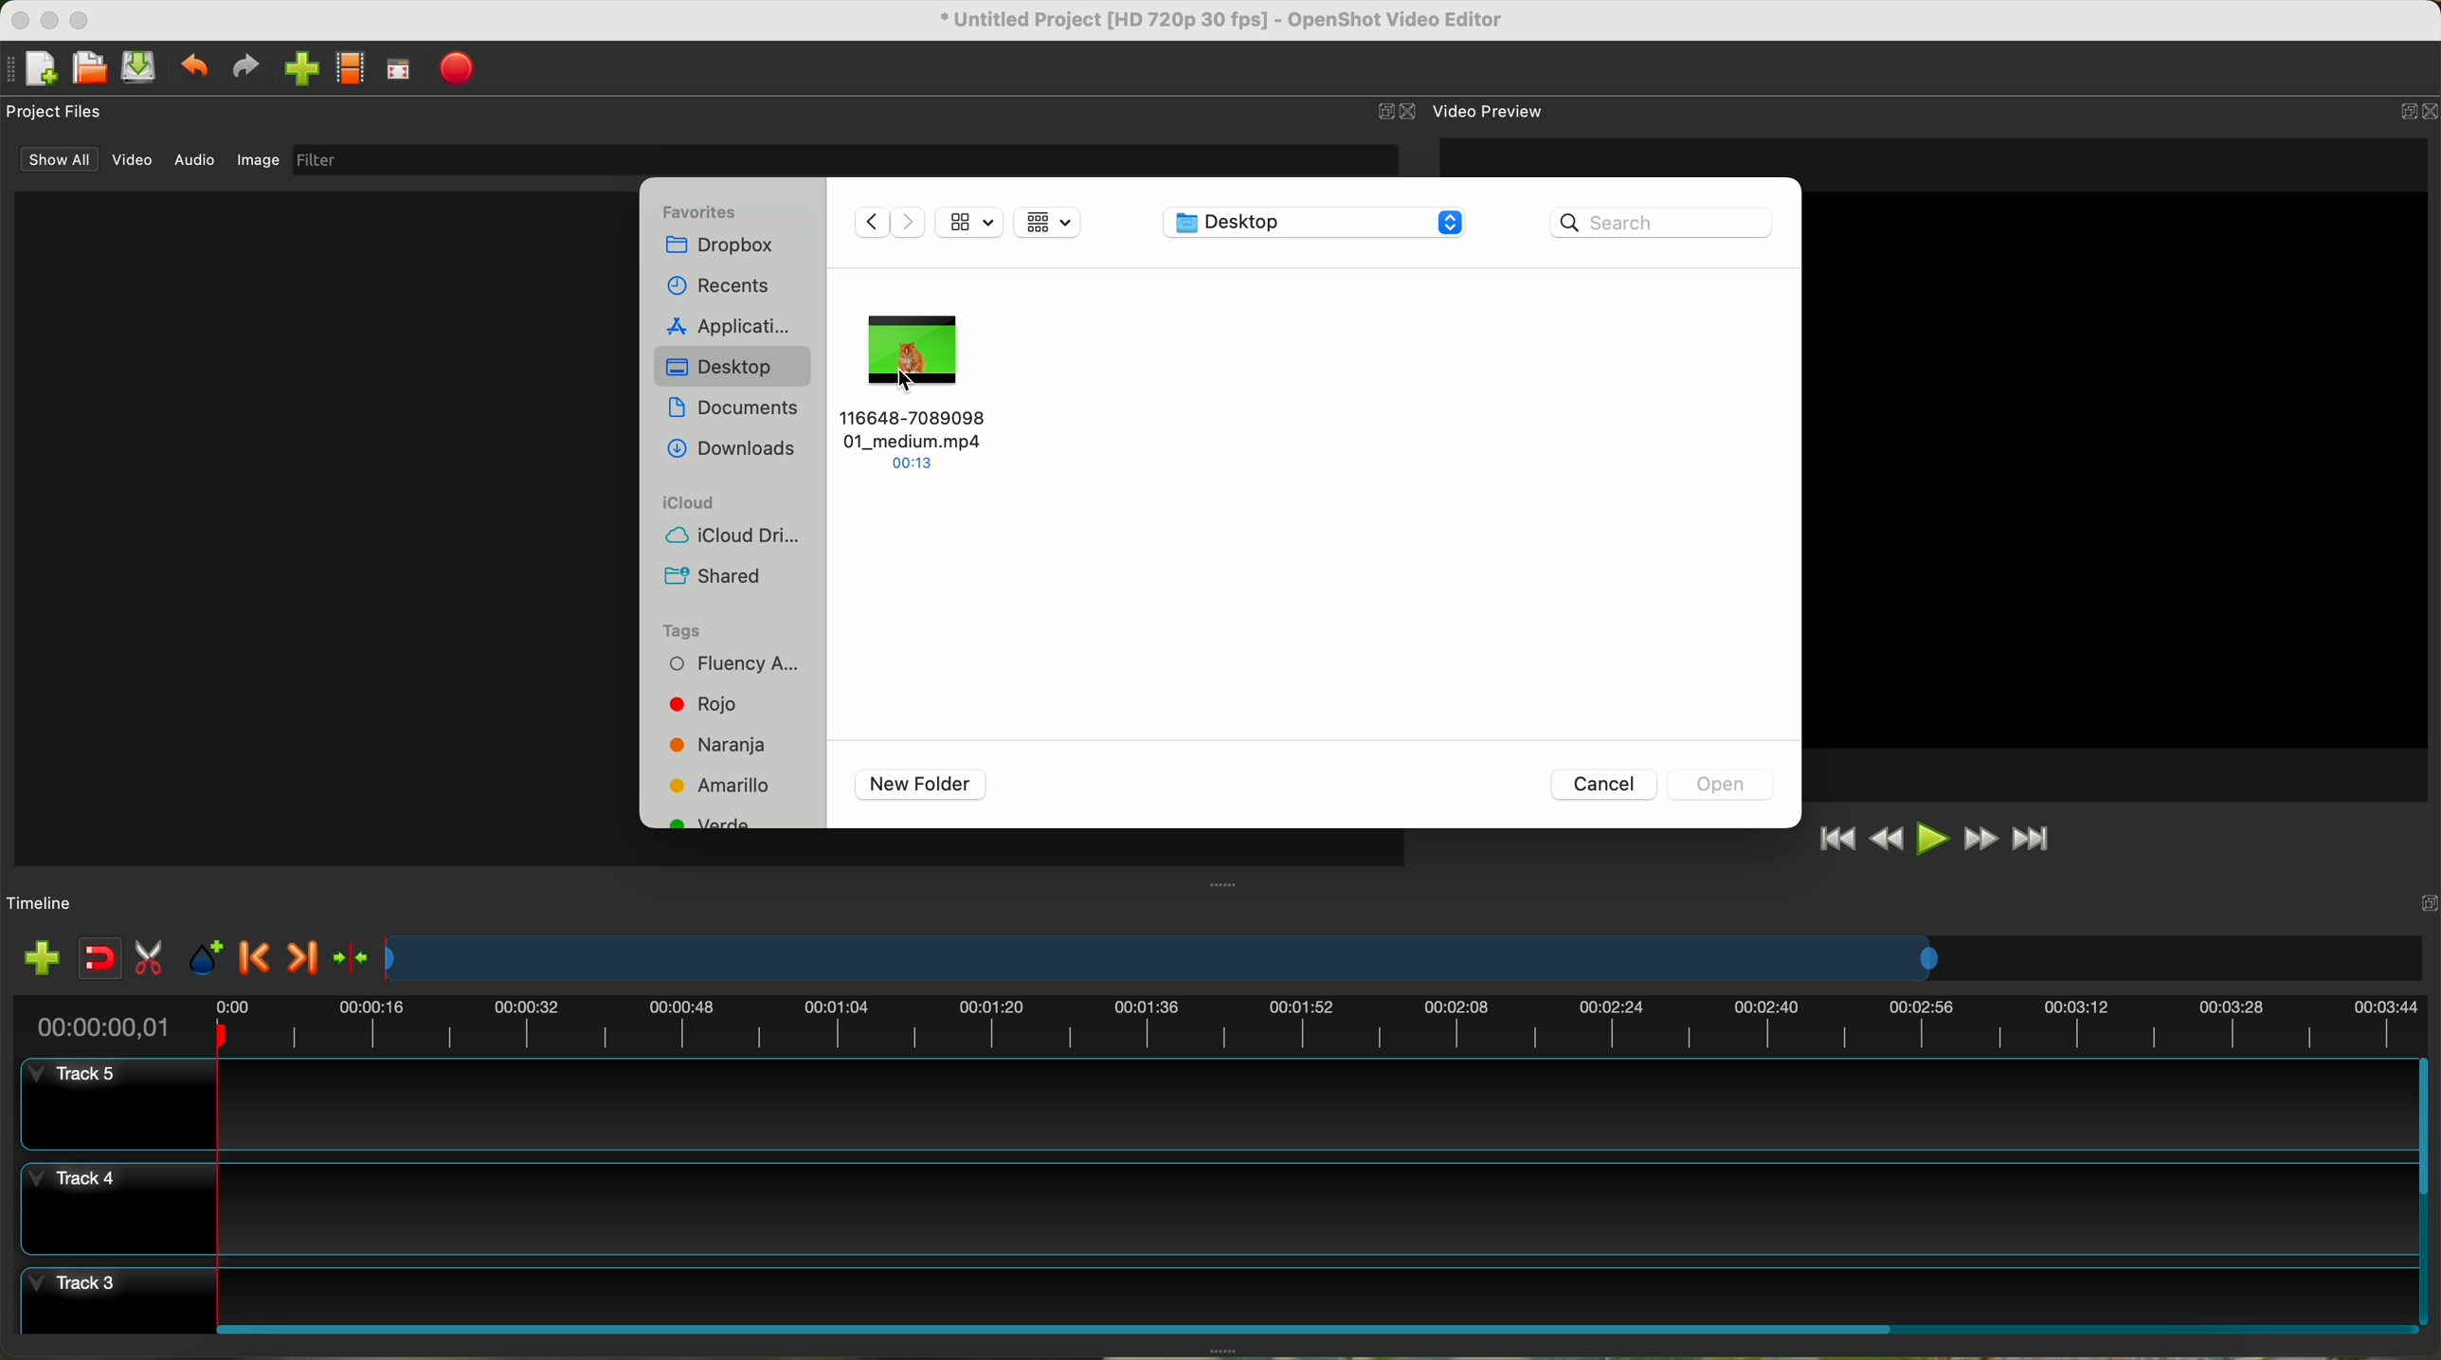 The width and height of the screenshot is (2441, 1360). What do you see at coordinates (2118, 469) in the screenshot?
I see `workspace` at bounding box center [2118, 469].